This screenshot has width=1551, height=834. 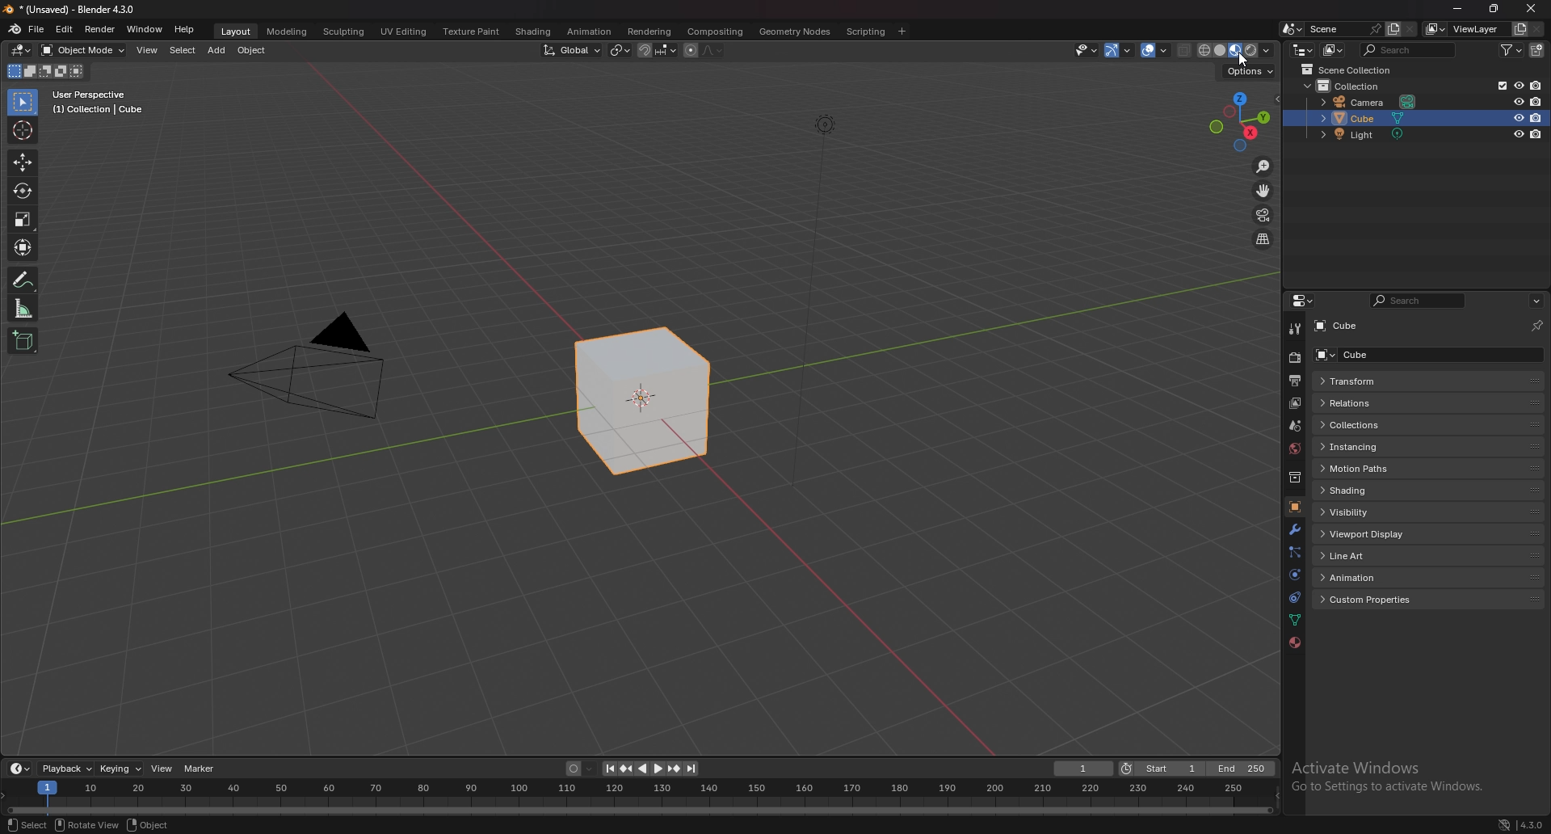 I want to click on selector, so click(x=23, y=103).